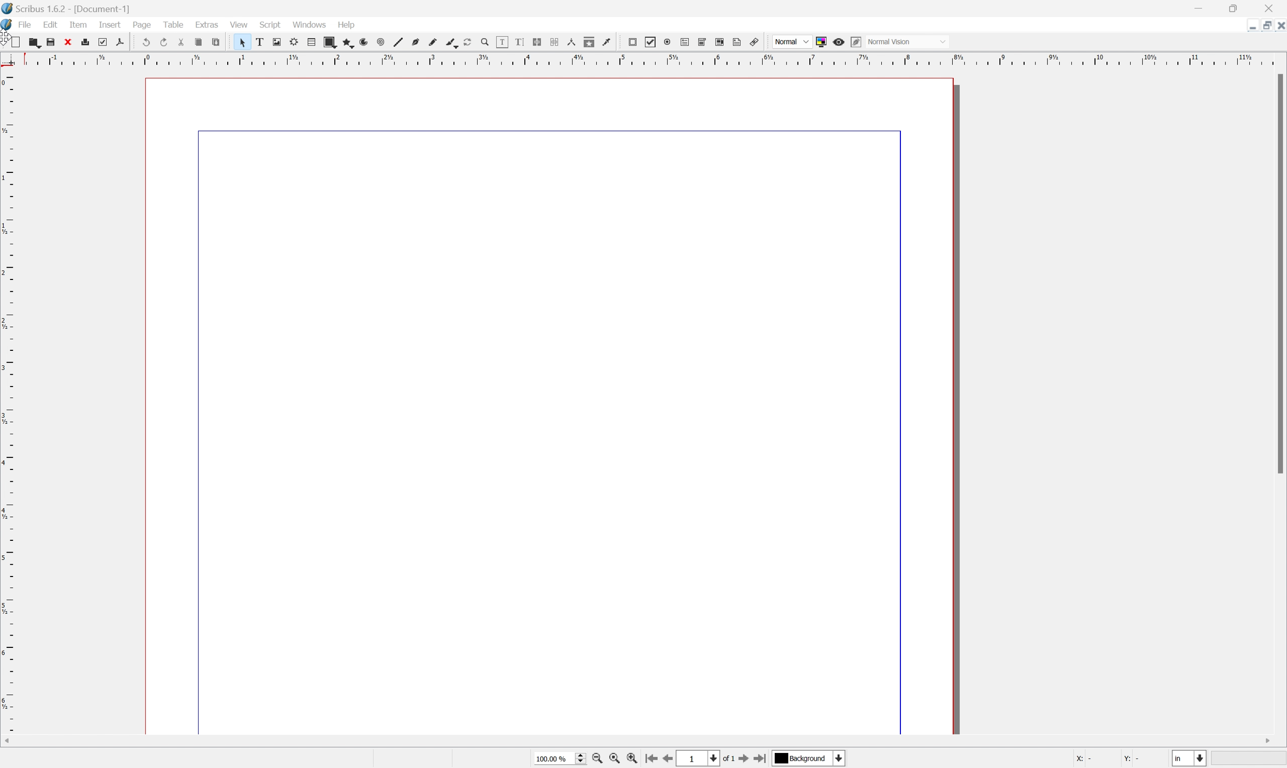  What do you see at coordinates (837, 42) in the screenshot?
I see `preview mode` at bounding box center [837, 42].